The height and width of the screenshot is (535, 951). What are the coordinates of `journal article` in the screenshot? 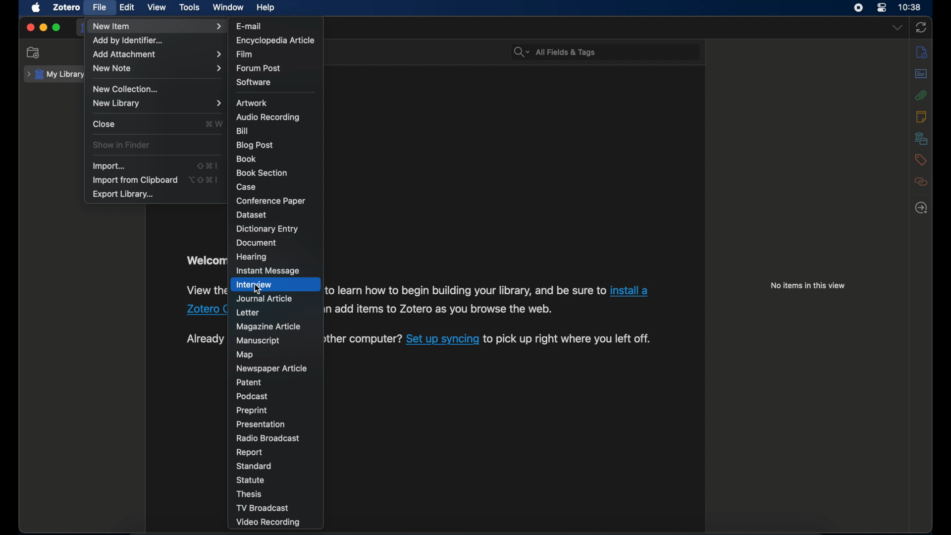 It's located at (264, 299).